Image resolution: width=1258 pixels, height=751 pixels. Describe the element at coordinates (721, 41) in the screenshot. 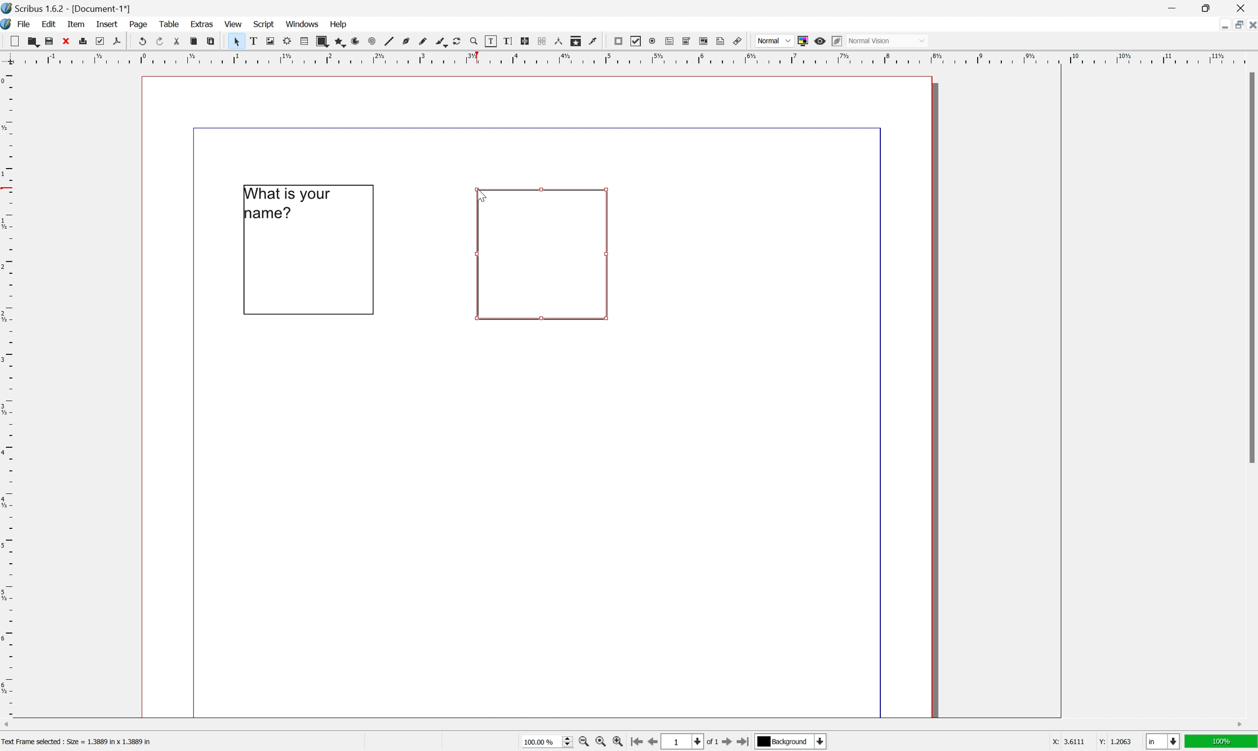

I see `text annotation` at that location.